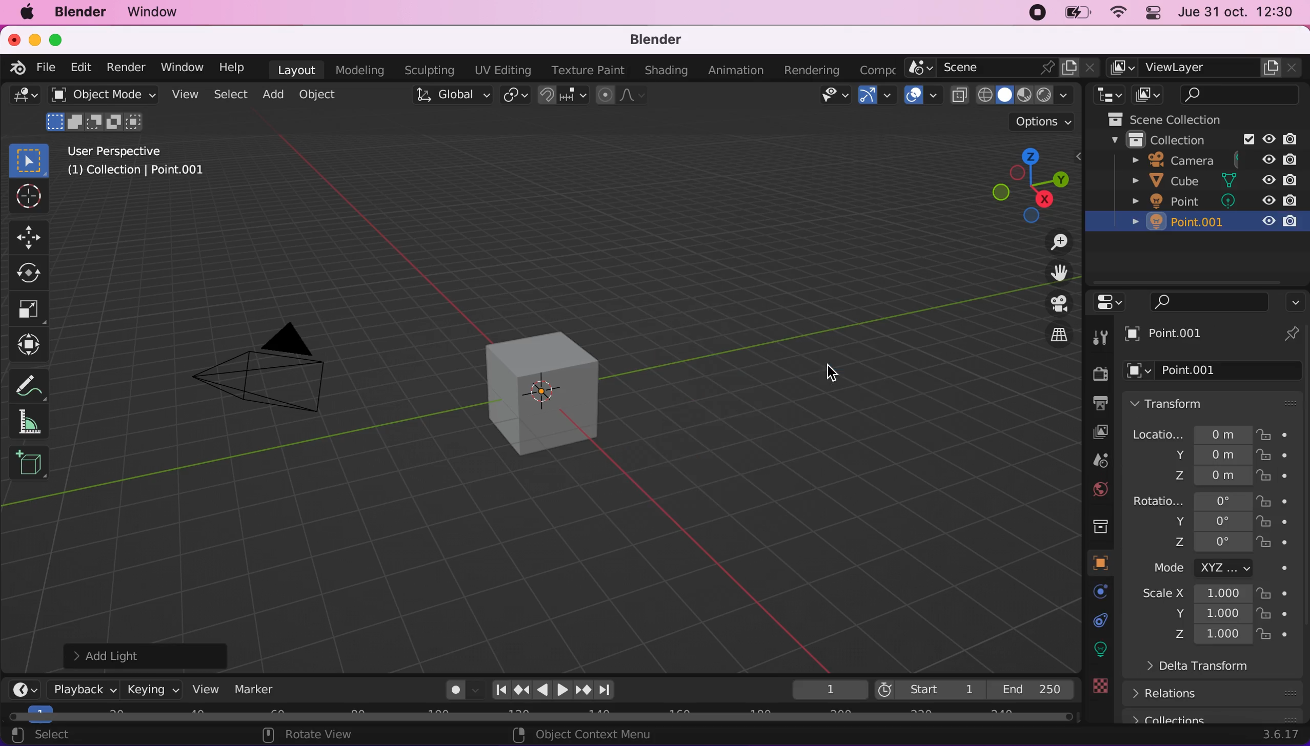 The width and height of the screenshot is (1310, 746). I want to click on transformation orientation, so click(450, 95).